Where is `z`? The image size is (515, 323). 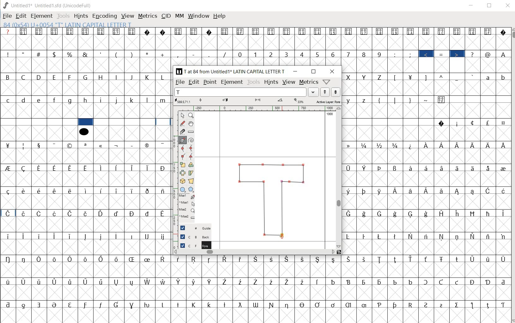
z is located at coordinates (365, 100).